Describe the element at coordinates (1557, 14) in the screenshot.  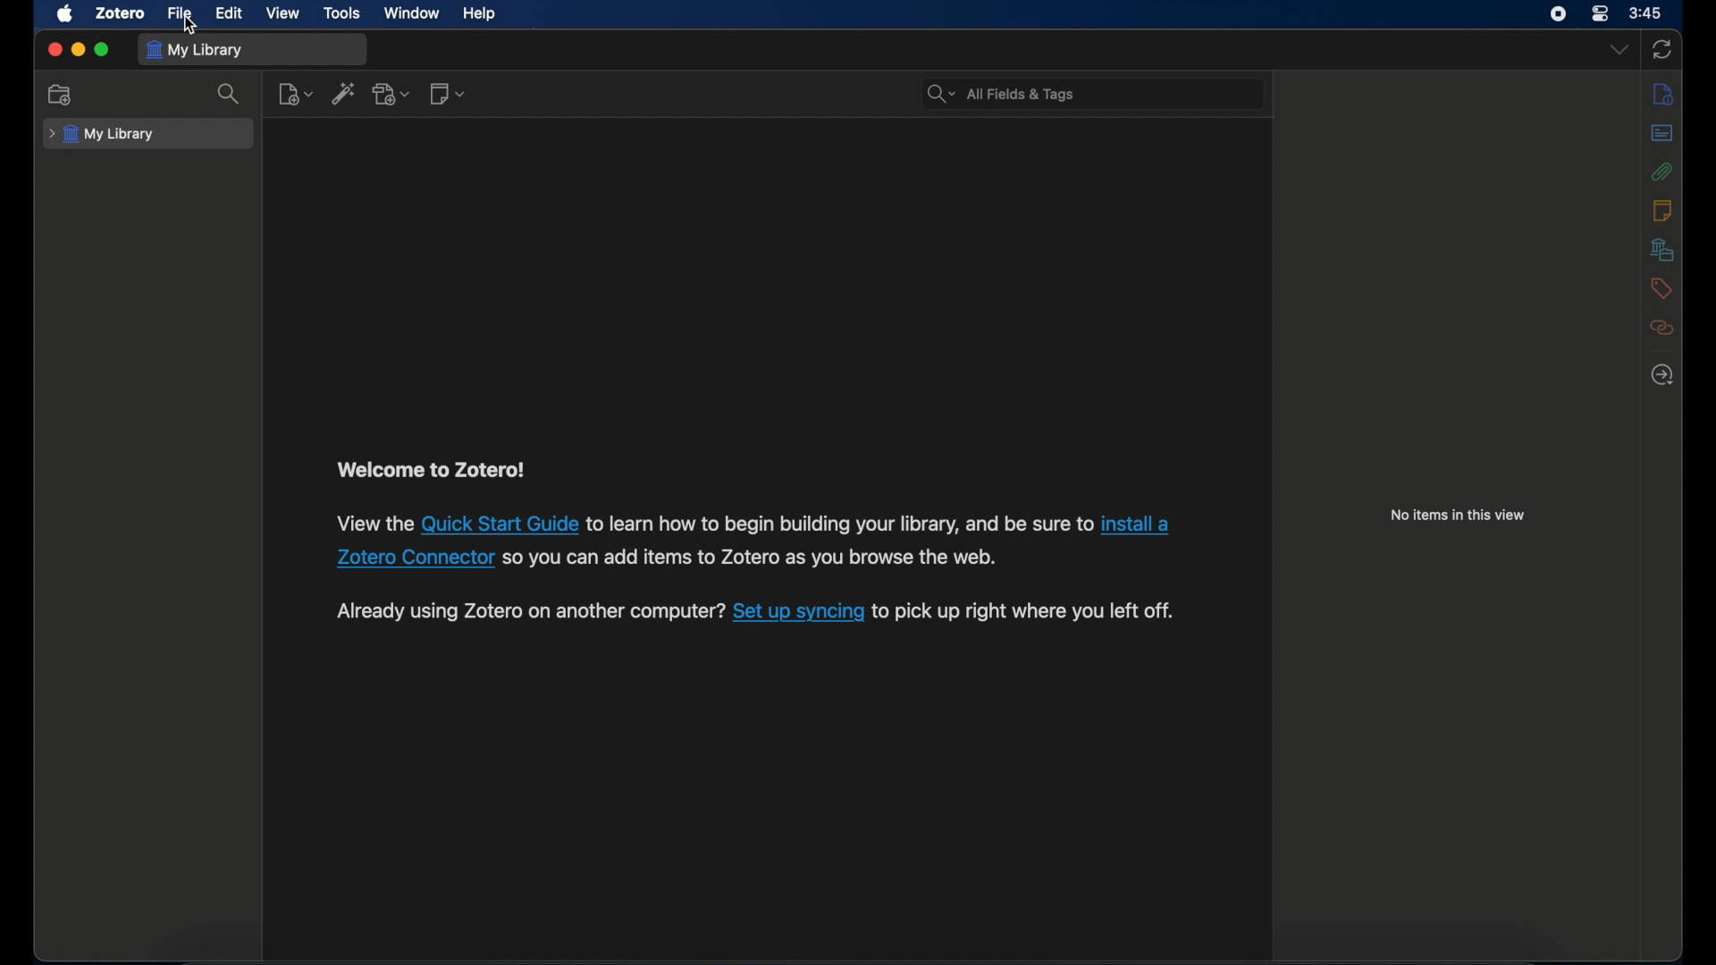
I see `screen recorder` at that location.